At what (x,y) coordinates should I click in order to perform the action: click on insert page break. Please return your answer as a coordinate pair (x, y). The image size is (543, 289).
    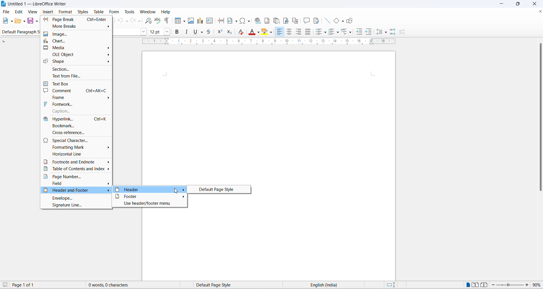
    Looking at the image, I should click on (220, 21).